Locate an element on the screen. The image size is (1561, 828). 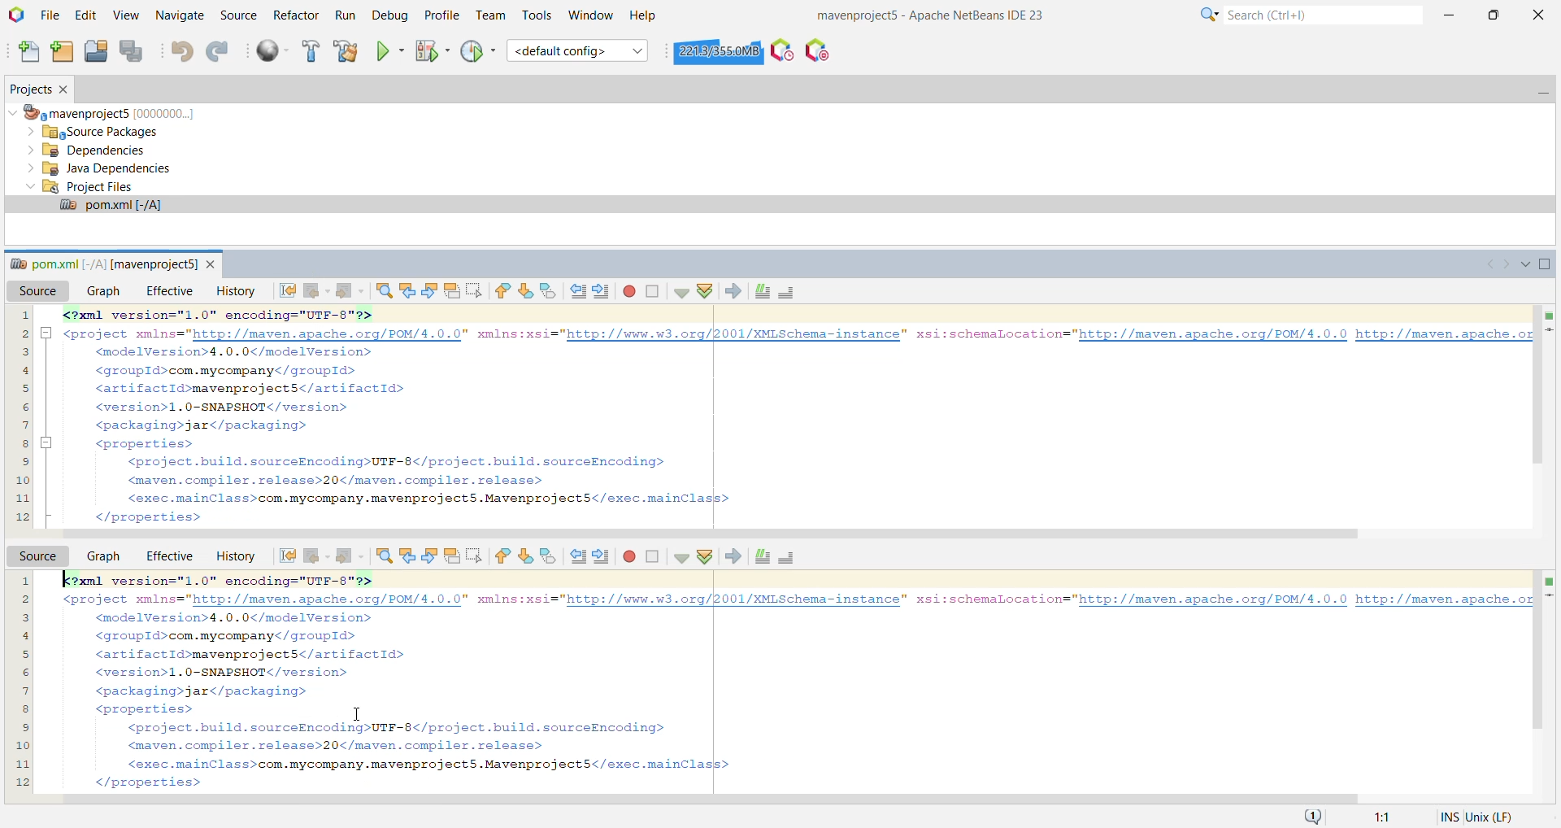
<project xmlns="http://maven.apache.org/POM/4.0.0" xmlns:xs1="http://www.w3.org/2001/XMLSchema-instance” xsi:schemalocation="http://maven.apache.org/POM/4.0.0 http://maven.apache.or is located at coordinates (798, 600).